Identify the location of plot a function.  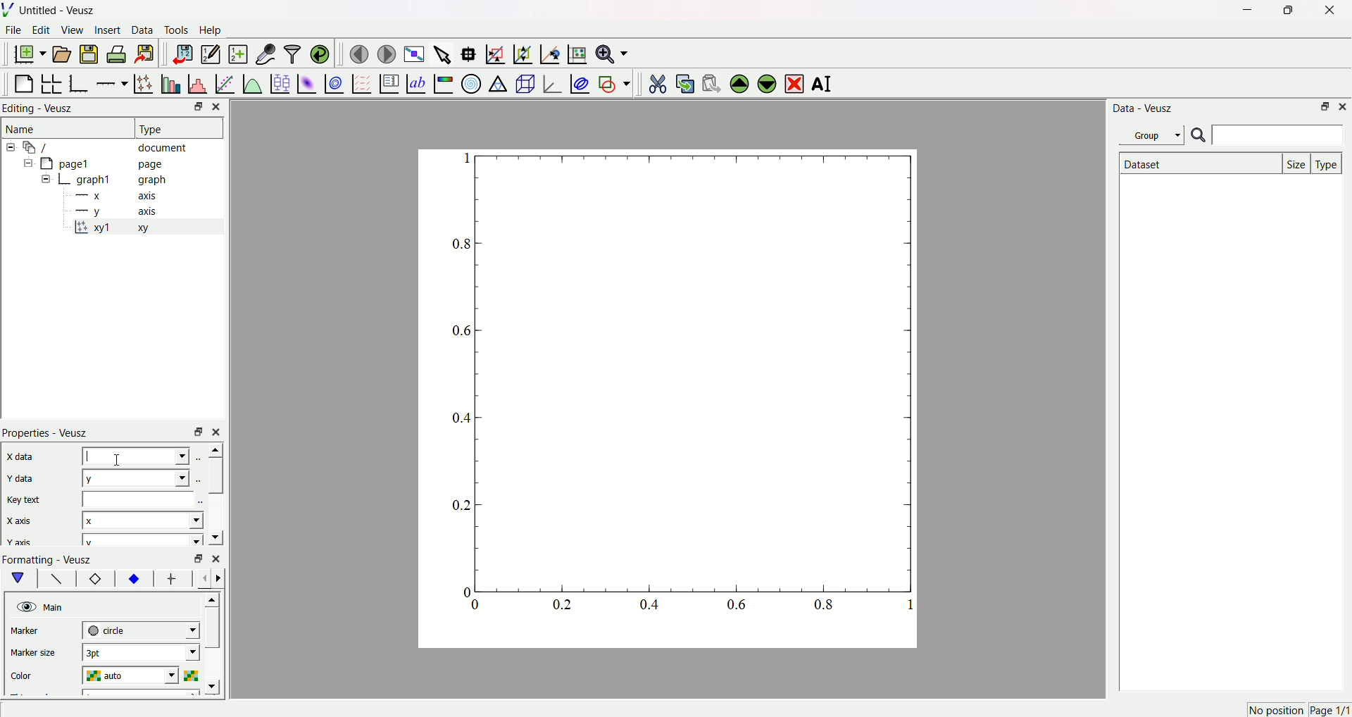
(251, 83).